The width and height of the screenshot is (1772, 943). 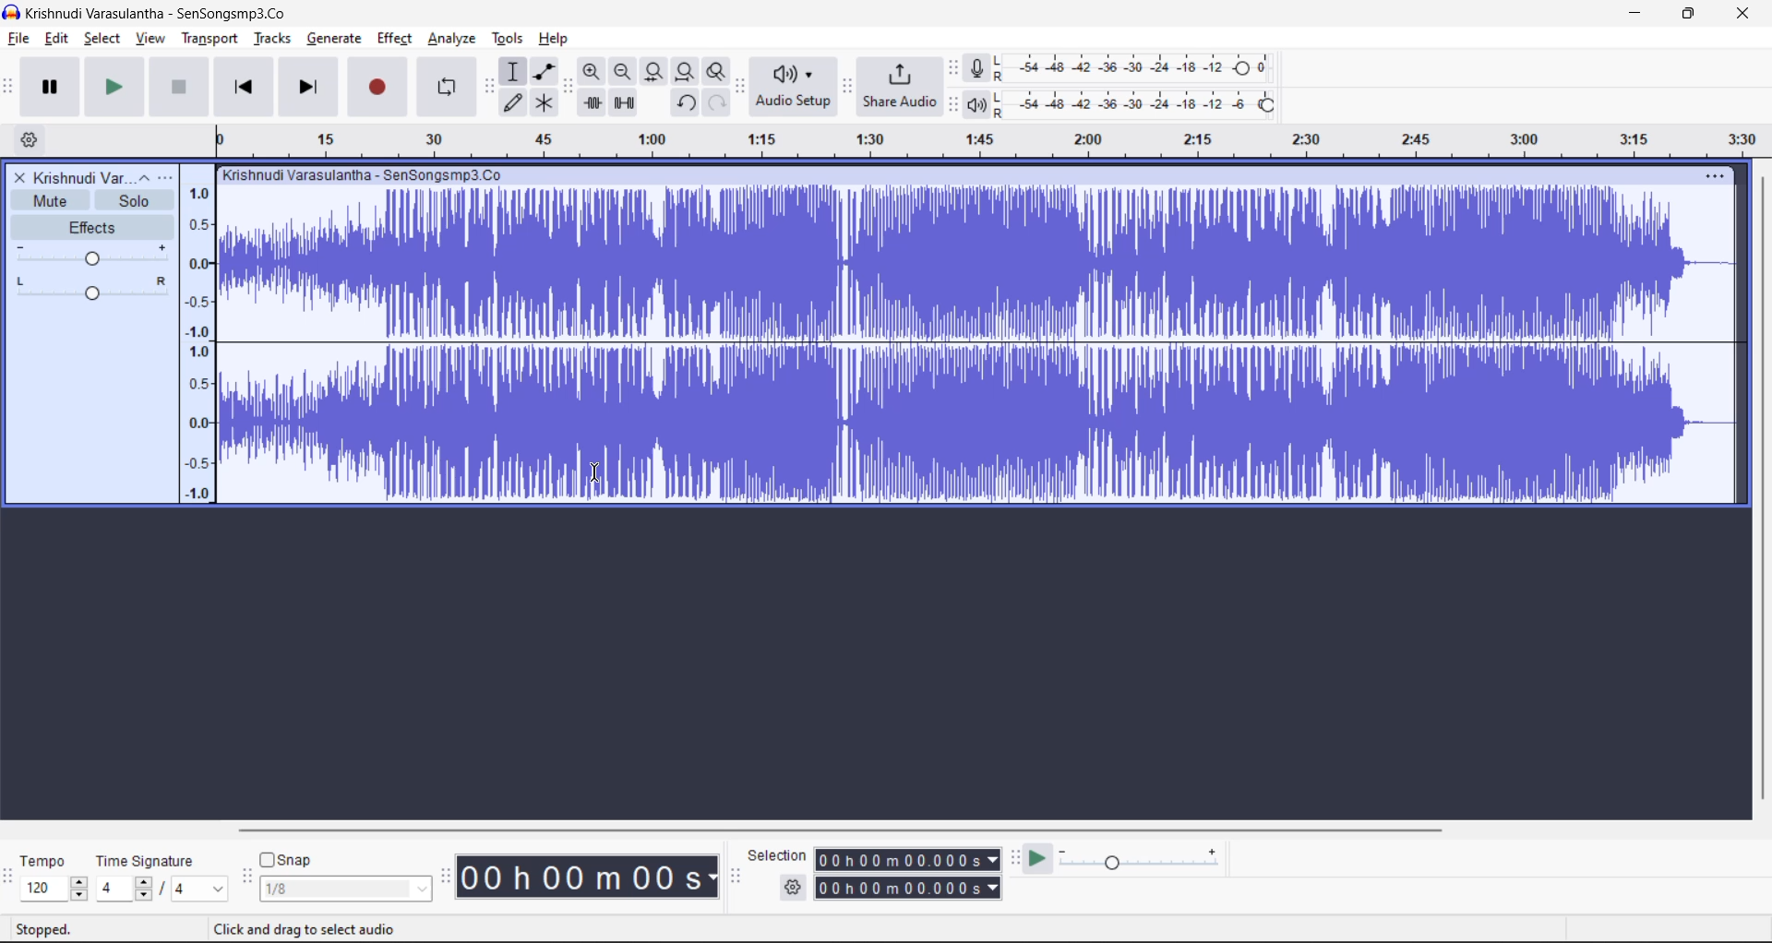 What do you see at coordinates (964, 345) in the screenshot?
I see `audio track` at bounding box center [964, 345].